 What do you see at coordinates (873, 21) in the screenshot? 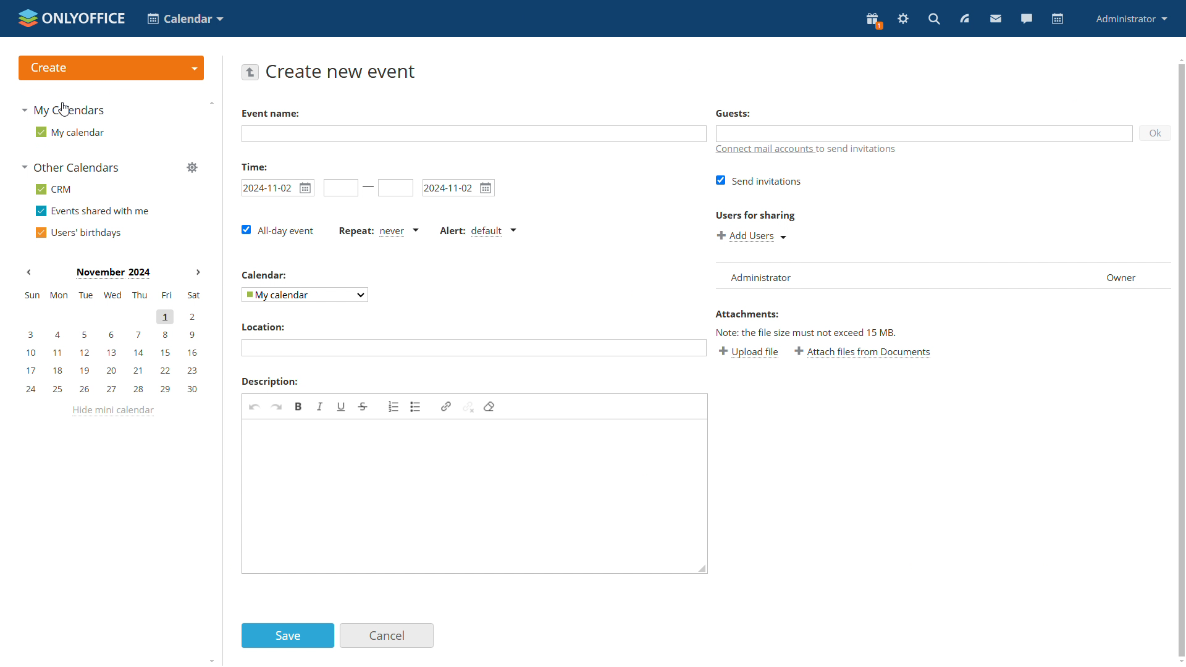
I see `present` at bounding box center [873, 21].